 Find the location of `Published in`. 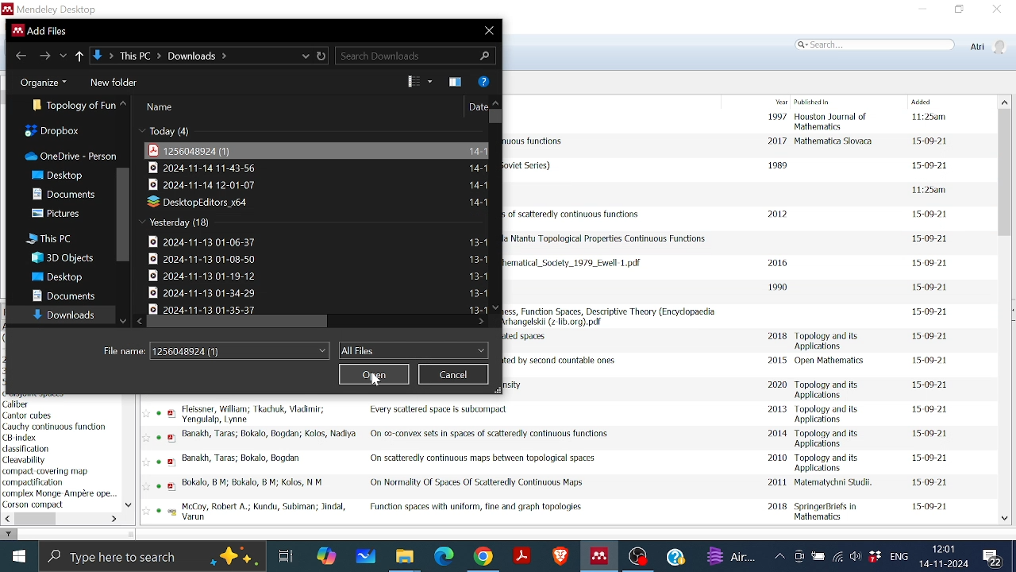

Published in is located at coordinates (829, 122).